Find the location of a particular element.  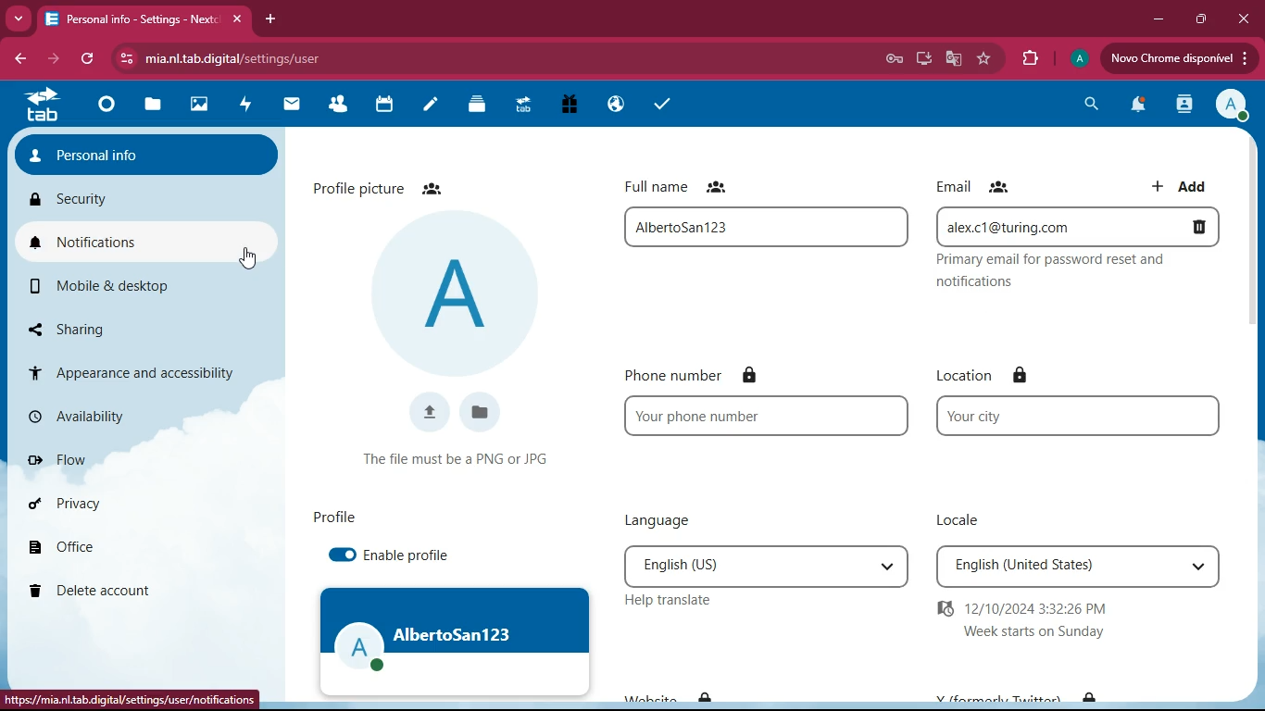

enable is located at coordinates (344, 558).